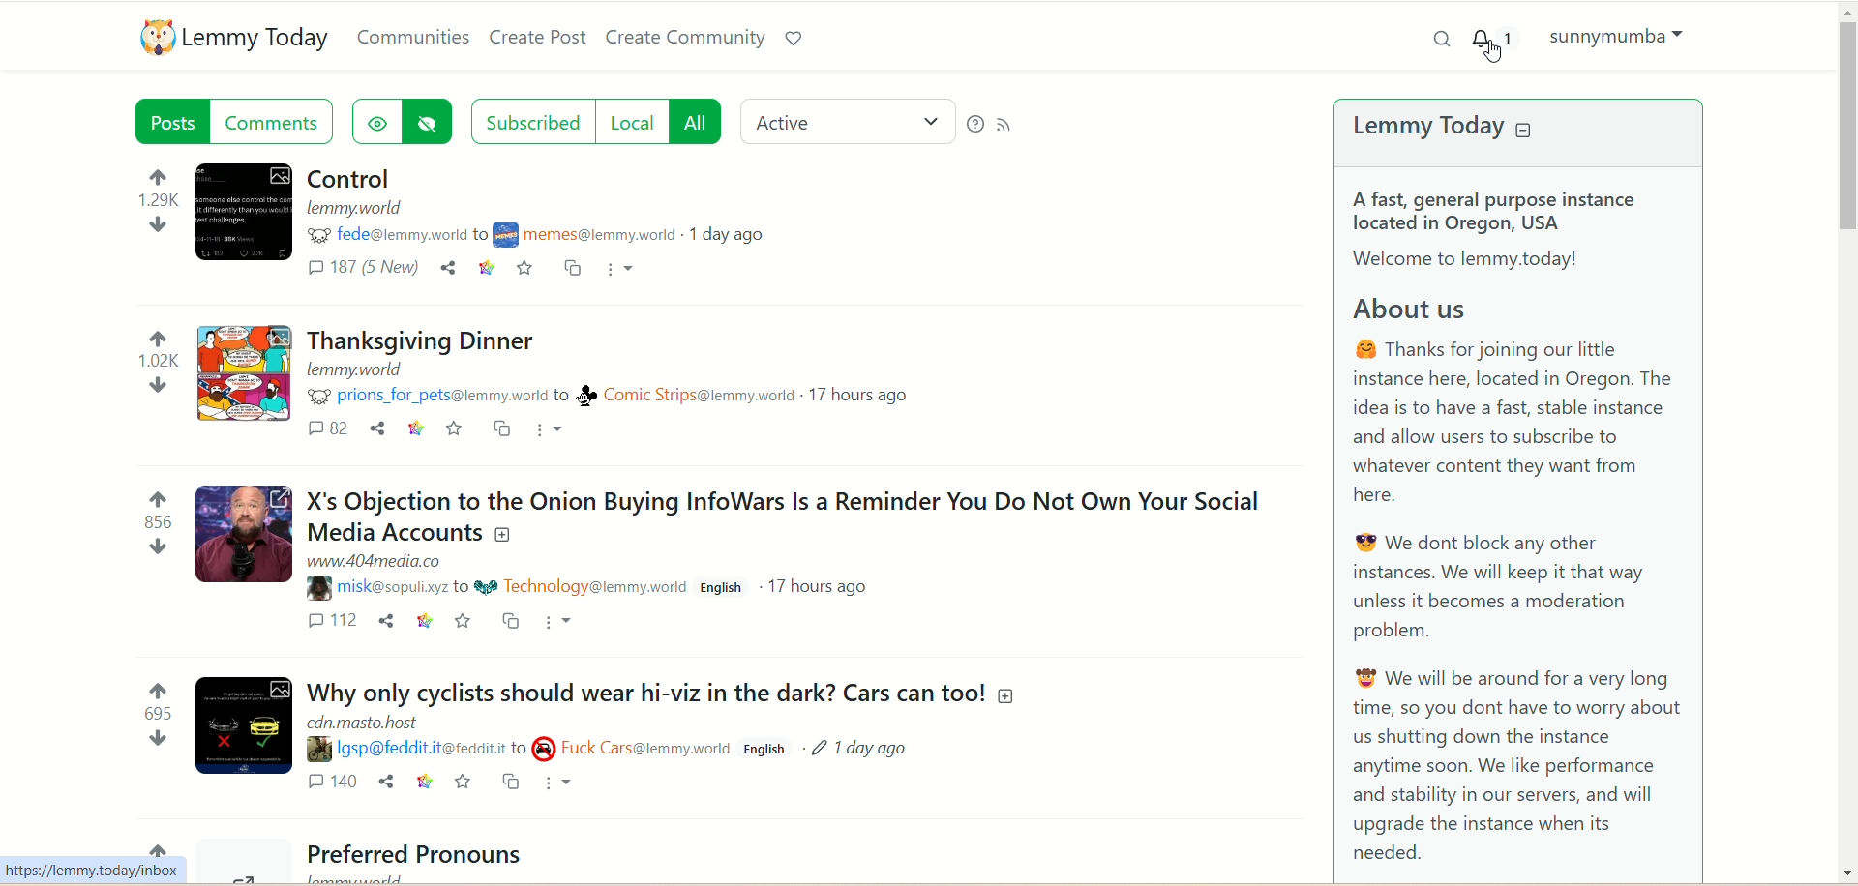 Image resolution: width=1858 pixels, height=886 pixels. Describe the element at coordinates (554, 433) in the screenshot. I see `more` at that location.